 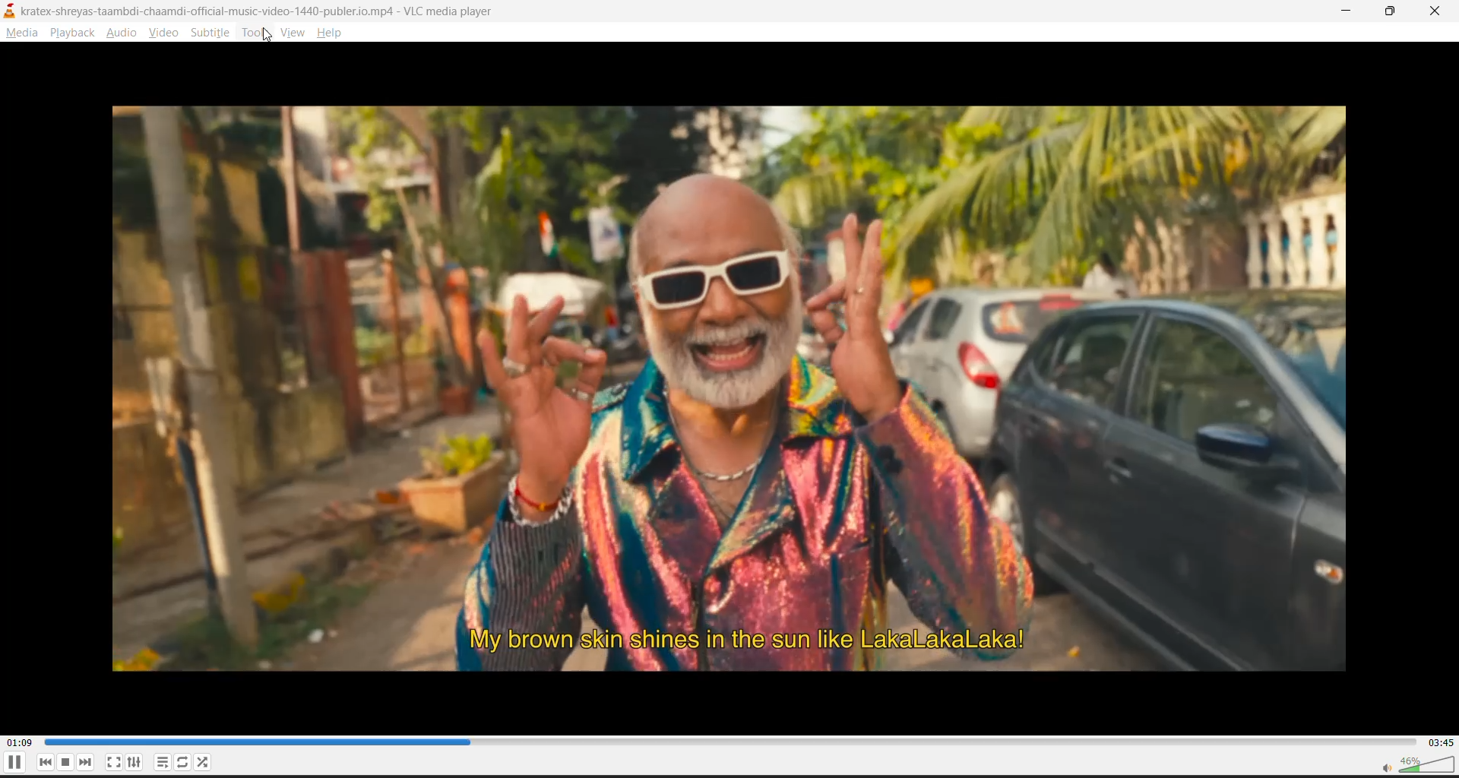 I want to click on tools, so click(x=253, y=34).